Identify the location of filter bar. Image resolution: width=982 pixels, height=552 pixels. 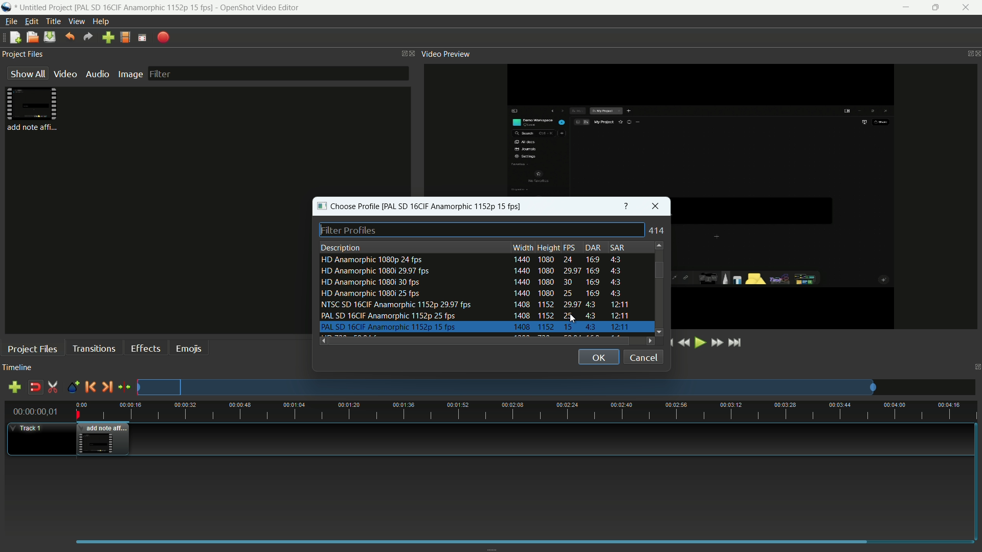
(278, 73).